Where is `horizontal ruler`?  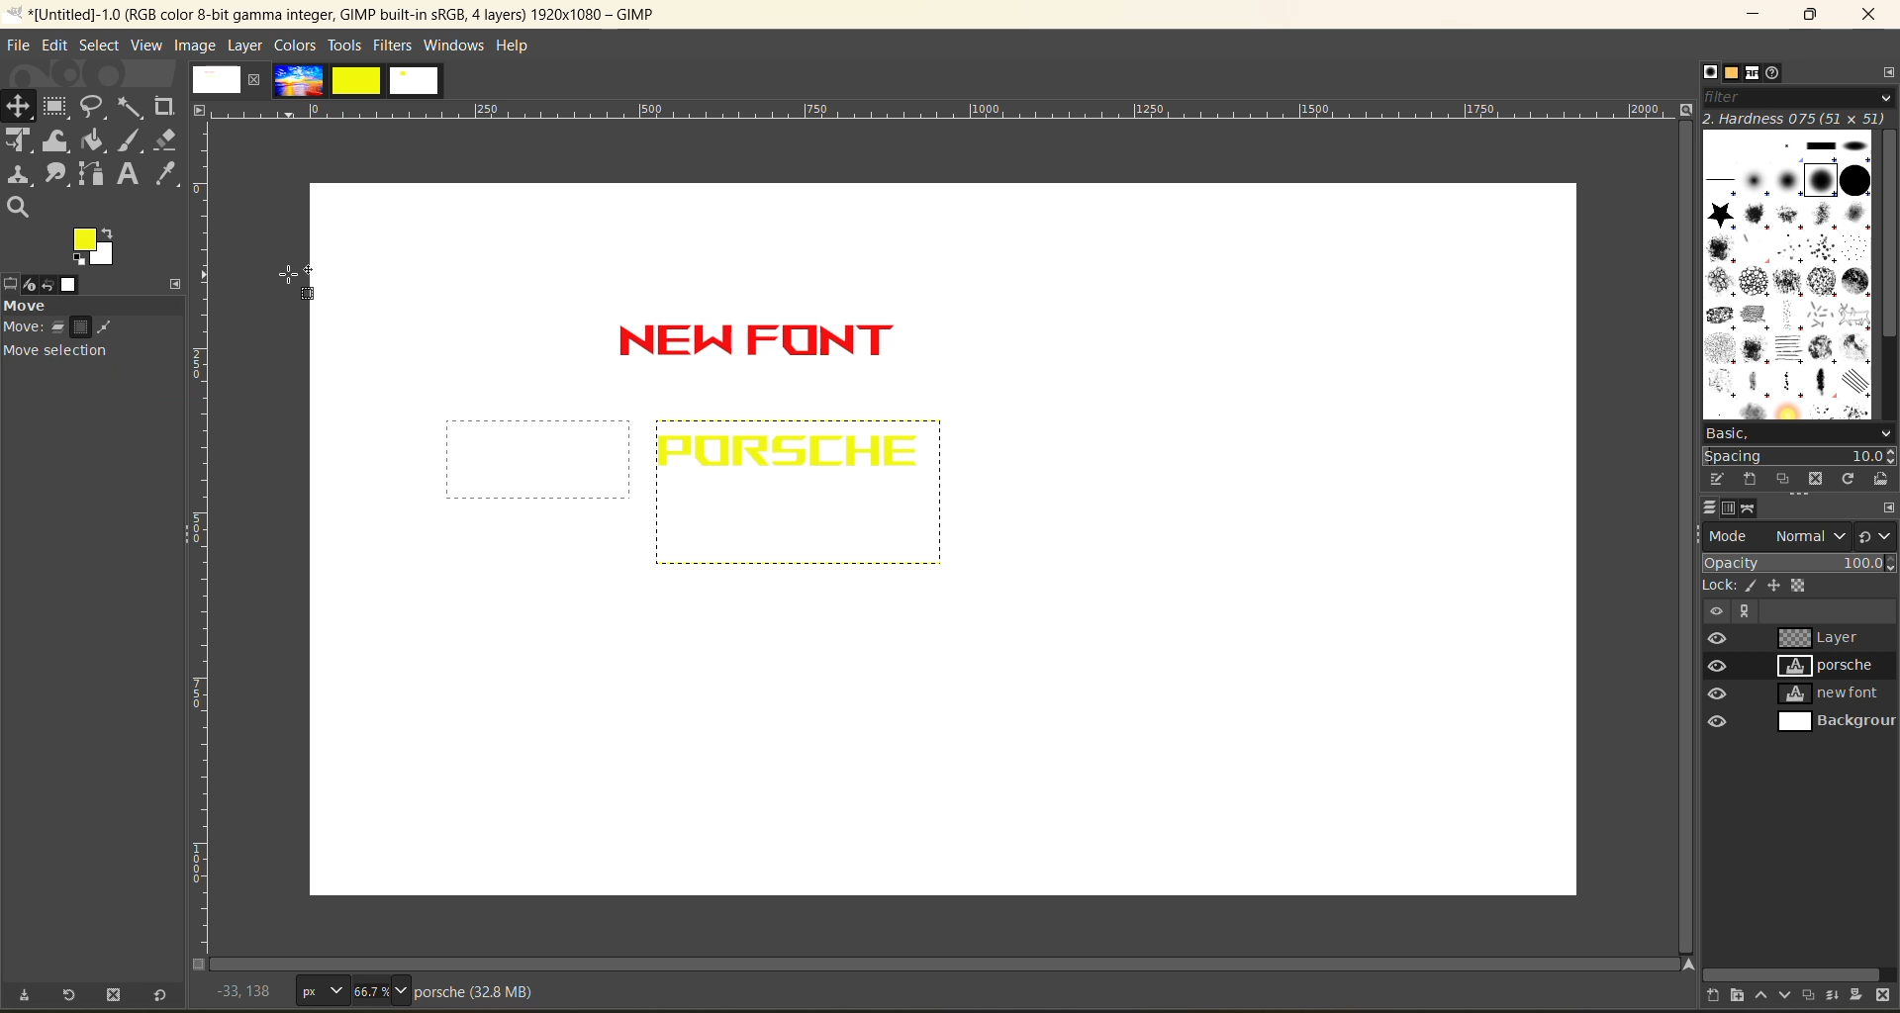 horizontal ruler is located at coordinates (938, 109).